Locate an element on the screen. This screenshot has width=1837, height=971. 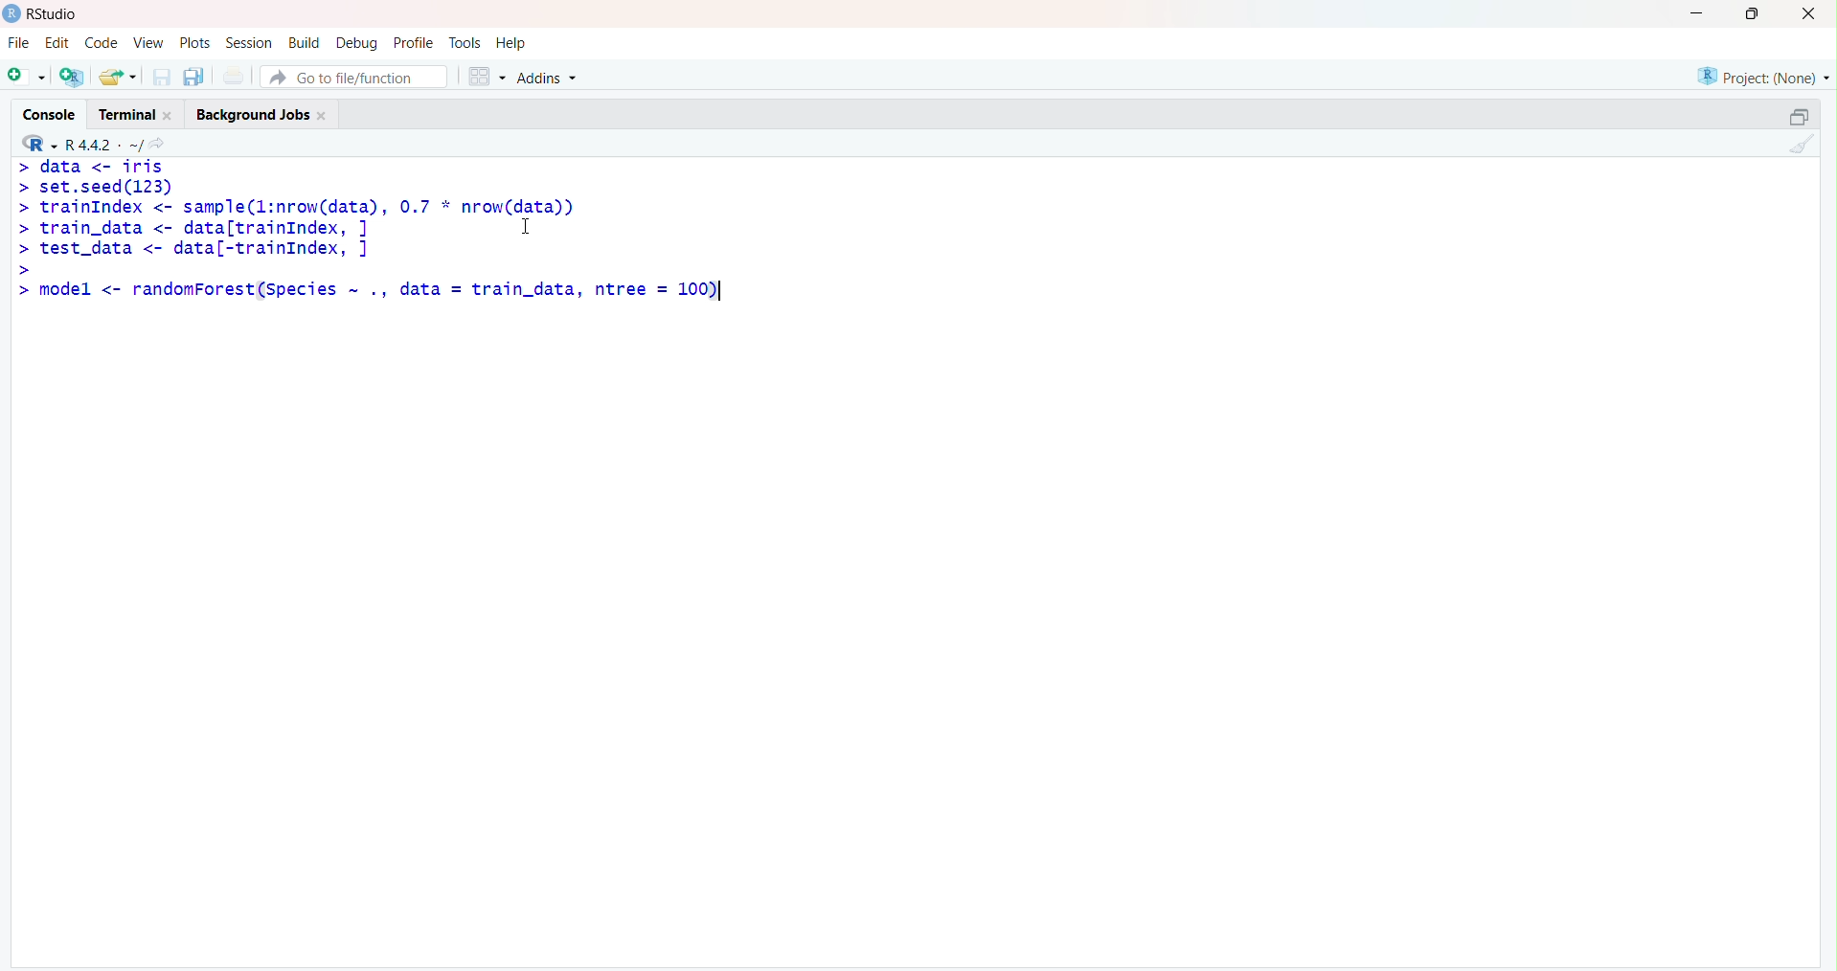
Prompt cursor is located at coordinates (23, 249).